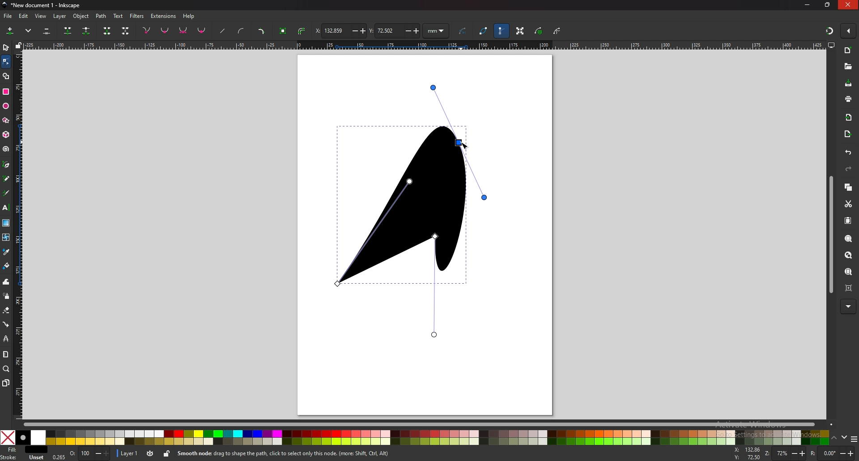 Image resolution: width=859 pixels, height=461 pixels. I want to click on nodes corner, so click(146, 30).